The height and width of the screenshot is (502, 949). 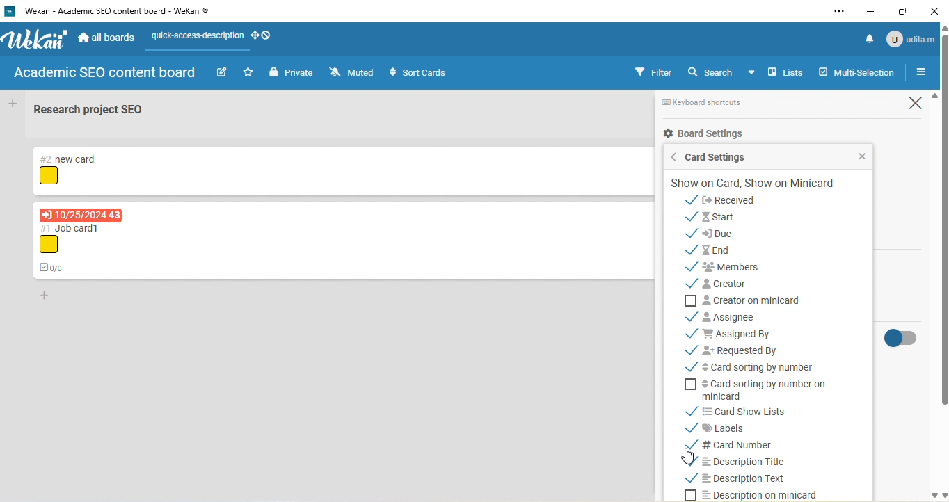 I want to click on creator on minicard, so click(x=758, y=300).